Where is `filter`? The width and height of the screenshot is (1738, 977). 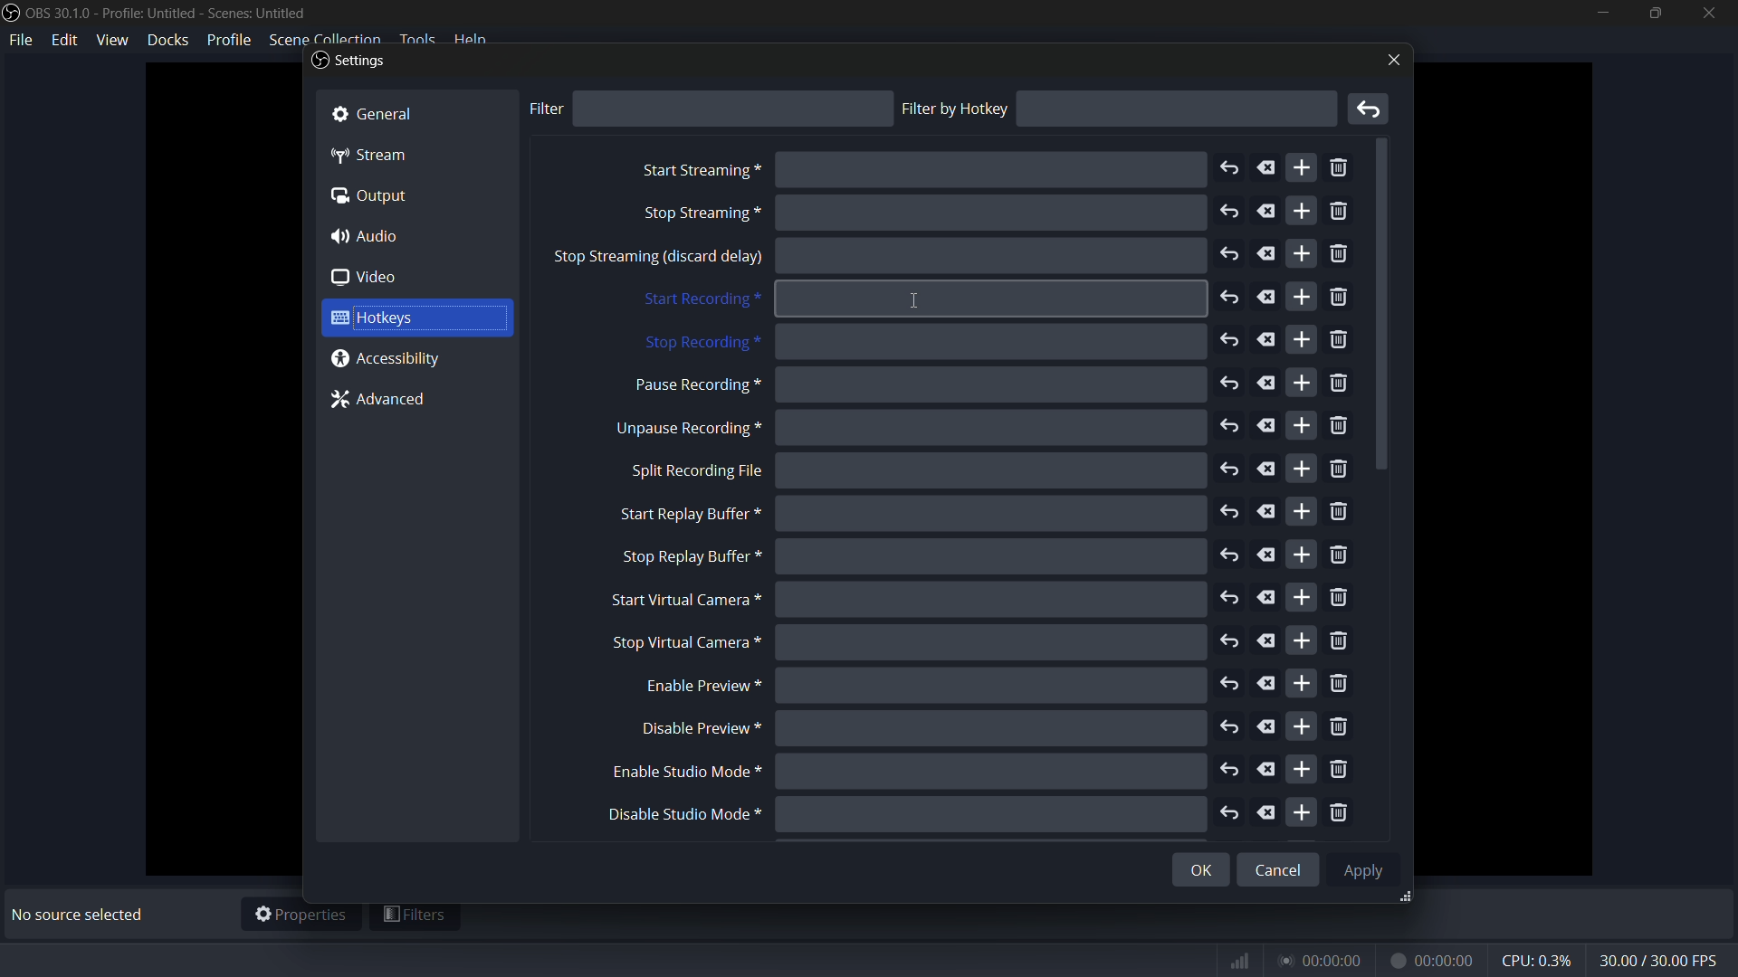
filter is located at coordinates (545, 109).